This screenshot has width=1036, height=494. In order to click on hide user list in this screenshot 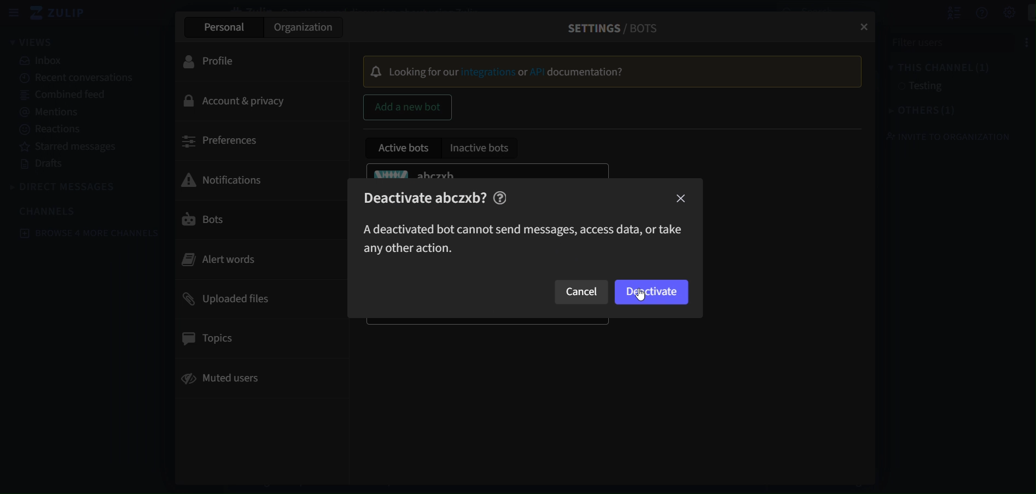, I will do `click(942, 13)`.